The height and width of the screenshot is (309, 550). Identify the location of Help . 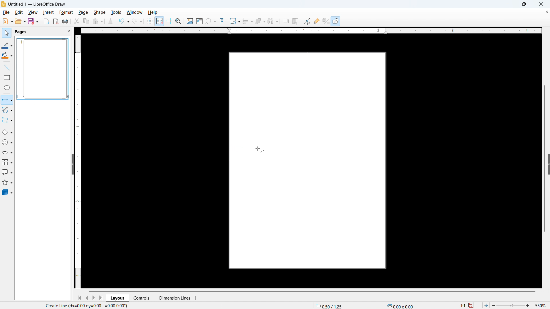
(152, 12).